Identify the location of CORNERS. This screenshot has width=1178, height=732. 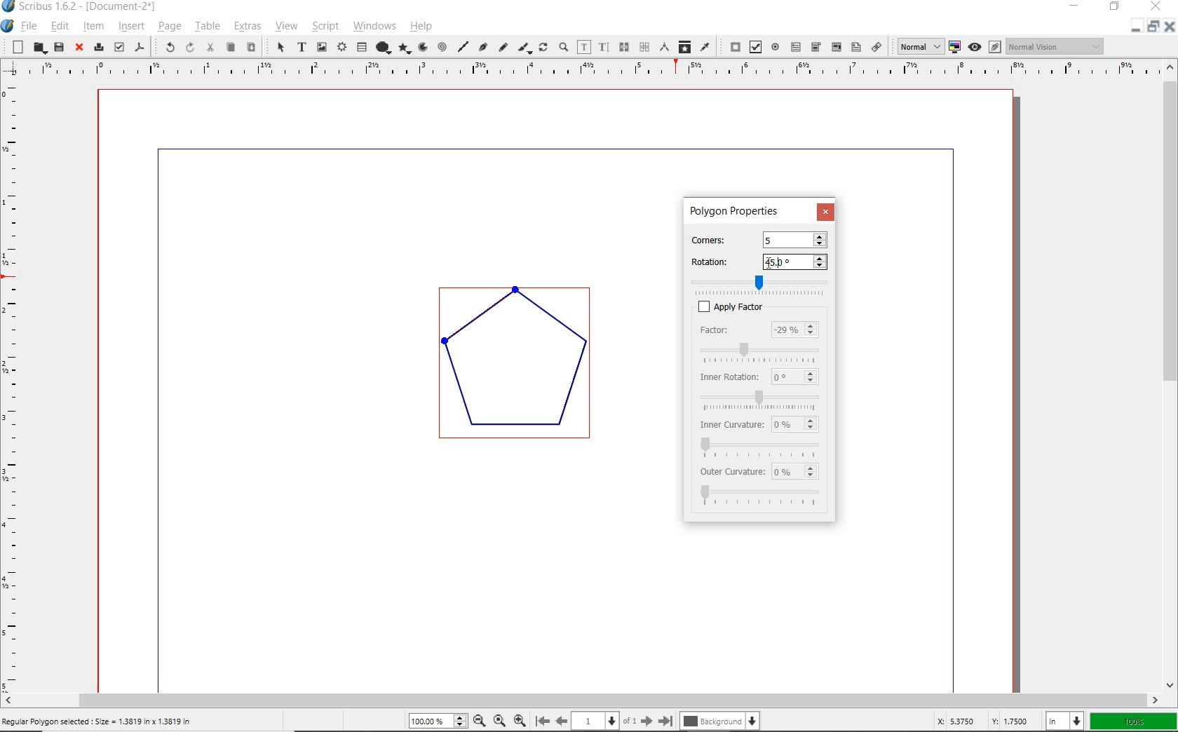
(719, 238).